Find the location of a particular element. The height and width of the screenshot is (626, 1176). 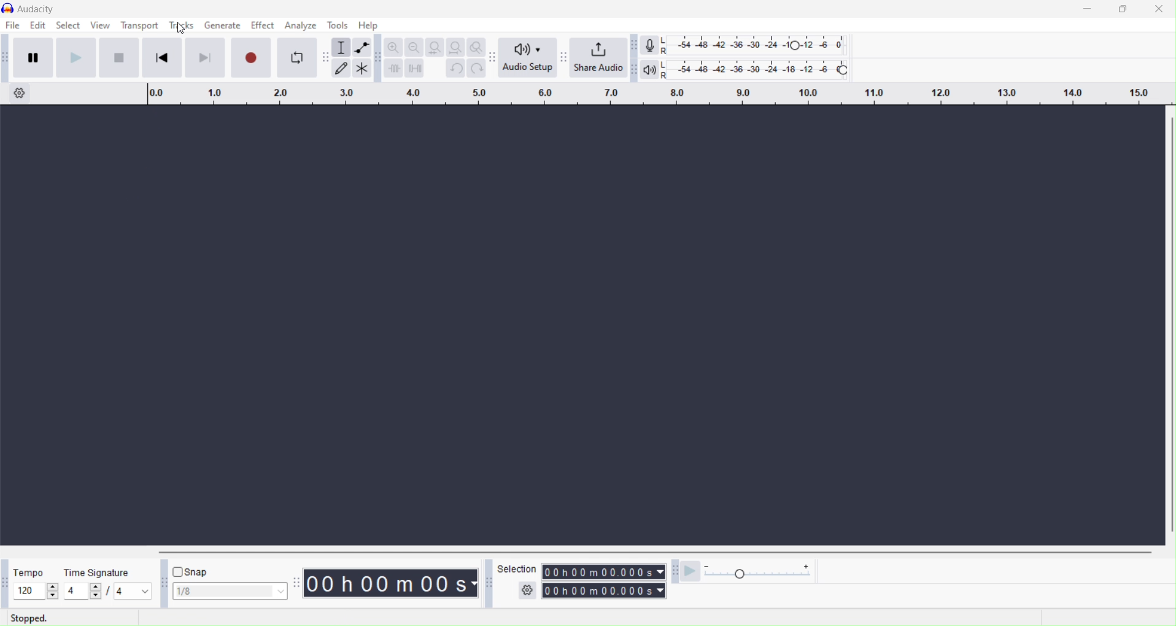

Timeline options is located at coordinates (17, 93).